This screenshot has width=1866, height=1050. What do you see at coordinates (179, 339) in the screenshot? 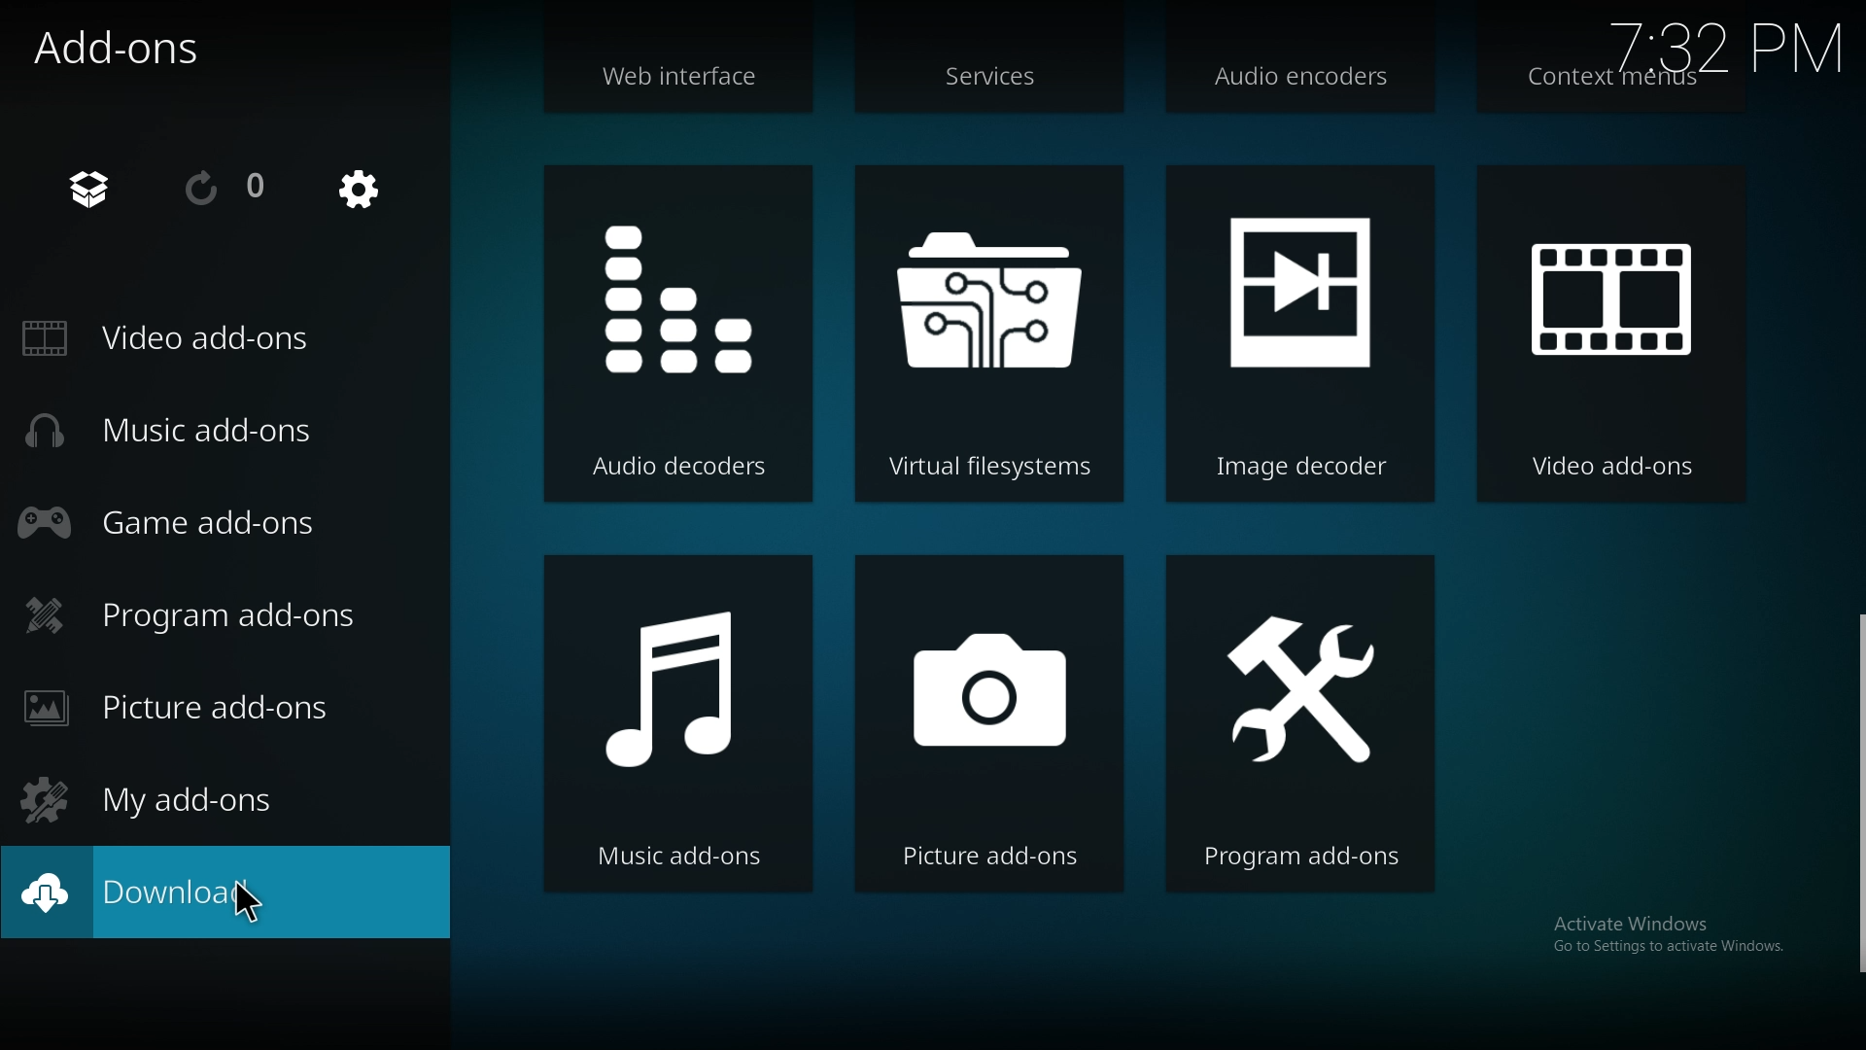
I see `video add ons` at bounding box center [179, 339].